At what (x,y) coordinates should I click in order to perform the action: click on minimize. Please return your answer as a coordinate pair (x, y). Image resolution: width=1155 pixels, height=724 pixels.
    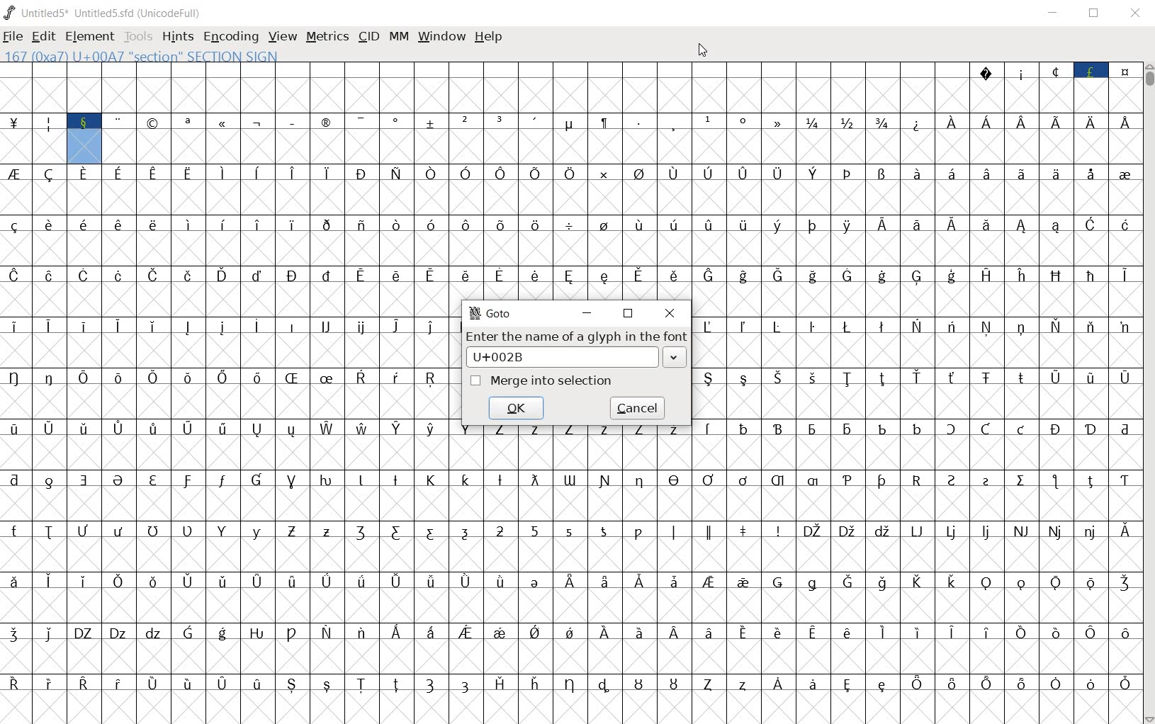
    Looking at the image, I should click on (587, 312).